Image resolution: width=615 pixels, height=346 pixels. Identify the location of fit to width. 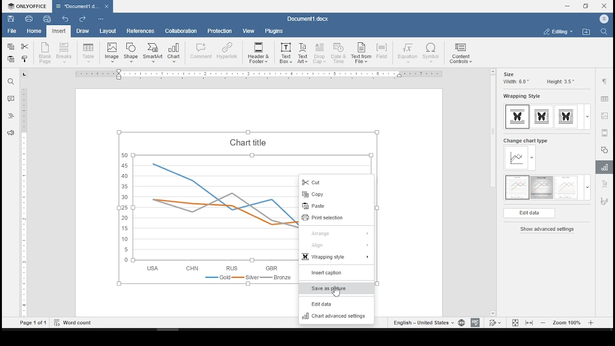
(530, 322).